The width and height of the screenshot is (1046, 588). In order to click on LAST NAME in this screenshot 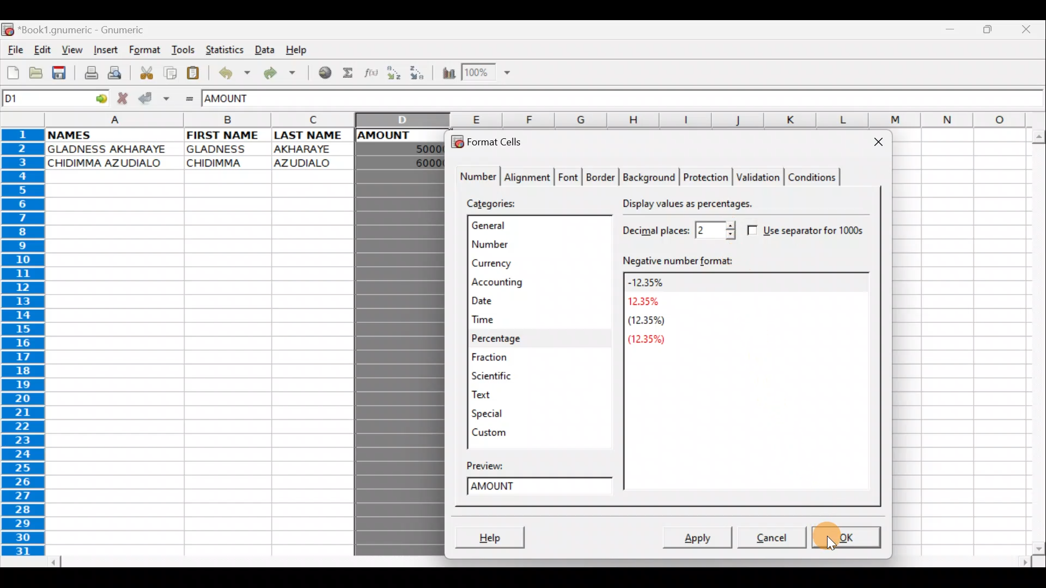, I will do `click(313, 136)`.